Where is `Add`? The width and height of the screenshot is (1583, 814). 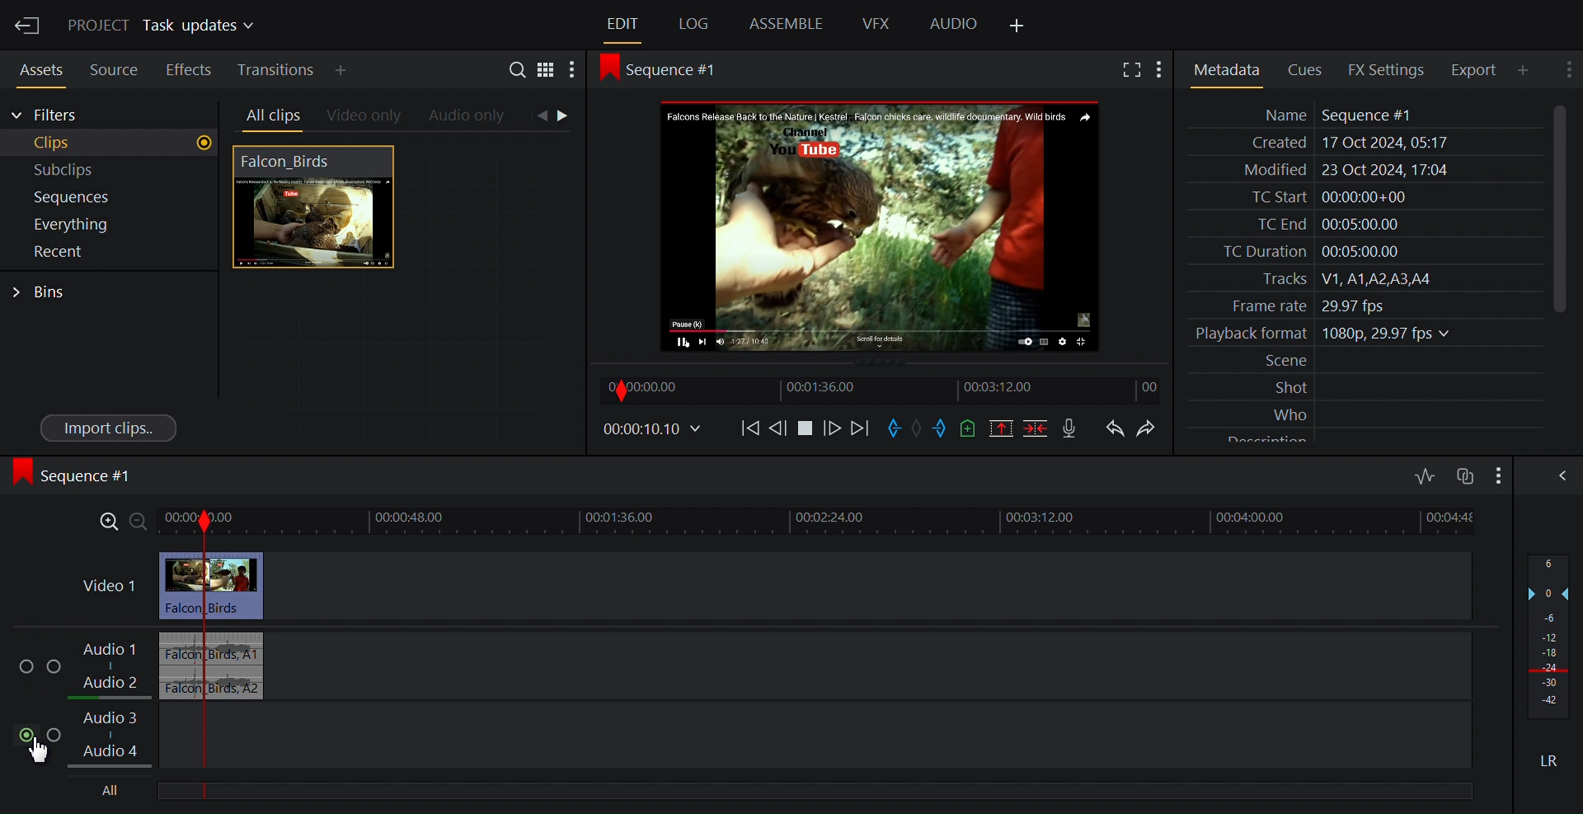
Add is located at coordinates (355, 70).